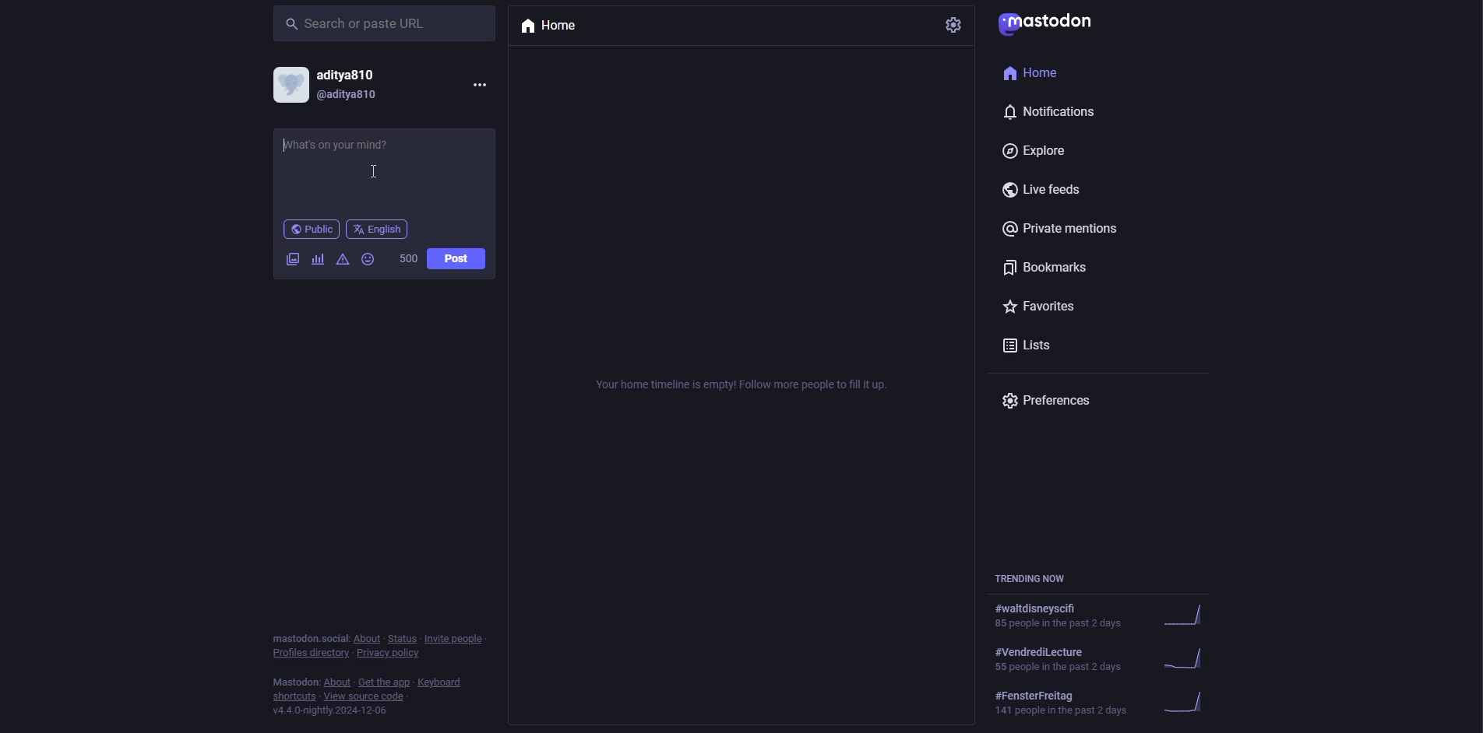  I want to click on cursor, so click(372, 172).